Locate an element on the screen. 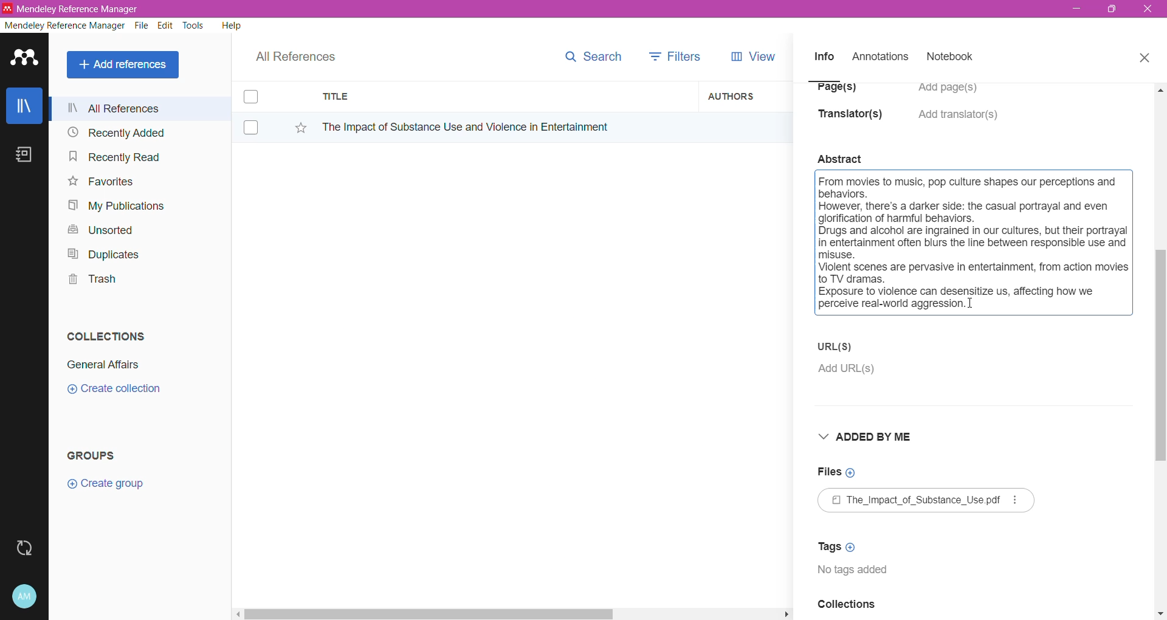 This screenshot has height=620, width=1167. Click to Add Files is located at coordinates (836, 473).